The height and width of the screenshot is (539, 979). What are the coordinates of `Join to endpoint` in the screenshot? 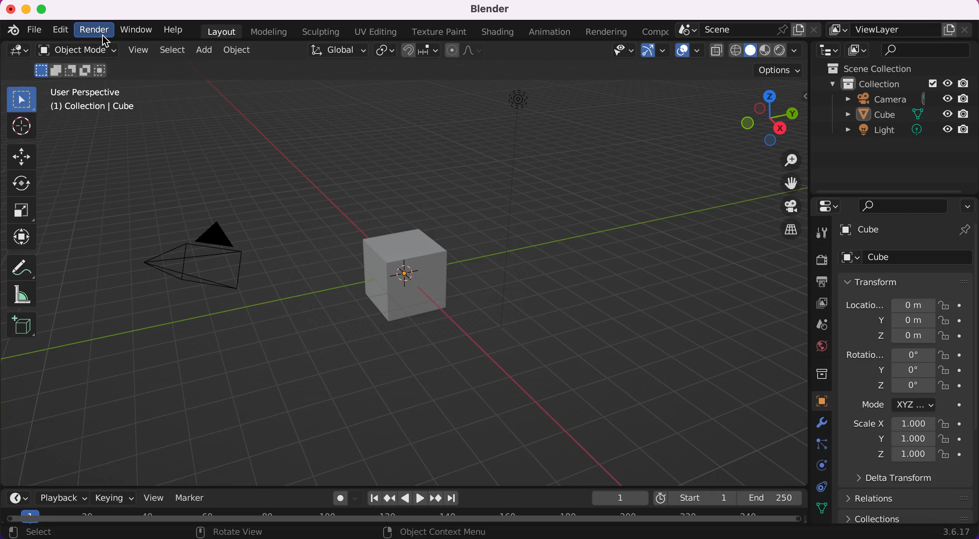 It's located at (453, 498).